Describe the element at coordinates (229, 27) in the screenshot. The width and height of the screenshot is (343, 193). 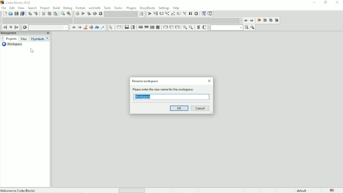
I see `Run search` at that location.